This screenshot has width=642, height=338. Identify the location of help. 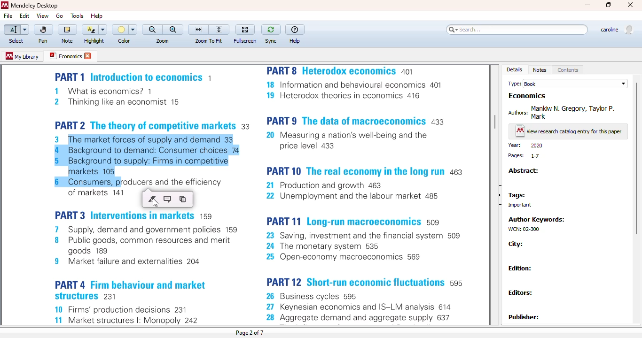
(295, 41).